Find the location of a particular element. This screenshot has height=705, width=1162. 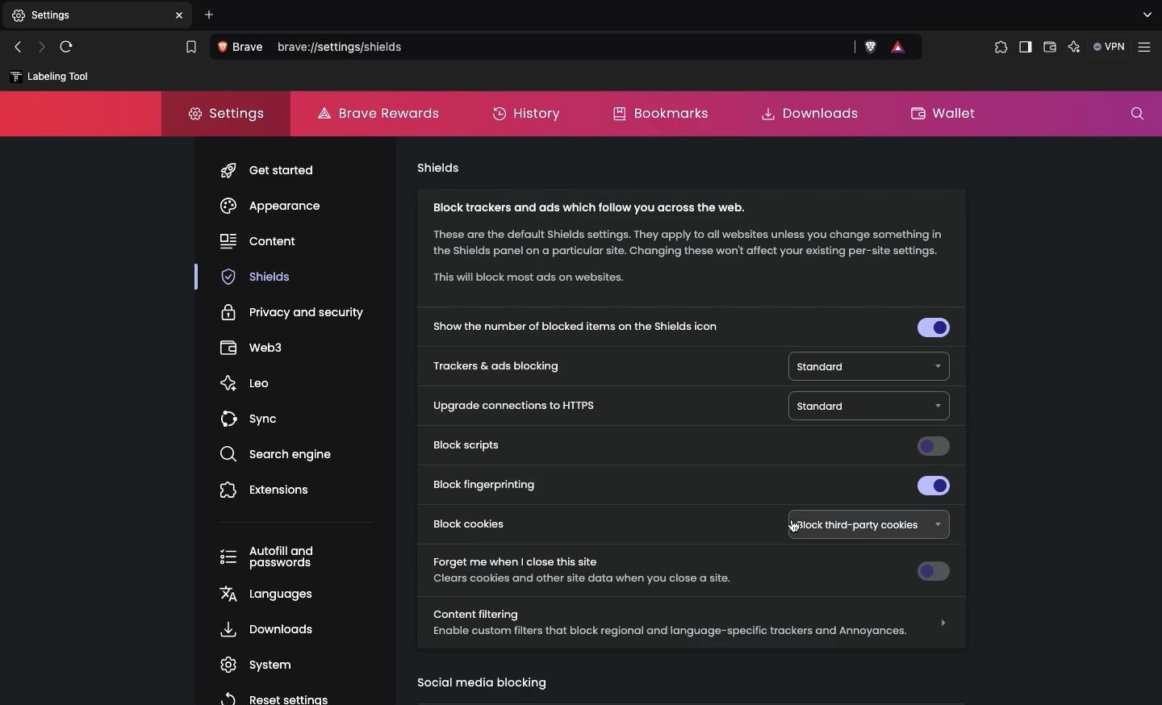

Upgrade connections to HTTPS is located at coordinates (512, 405).